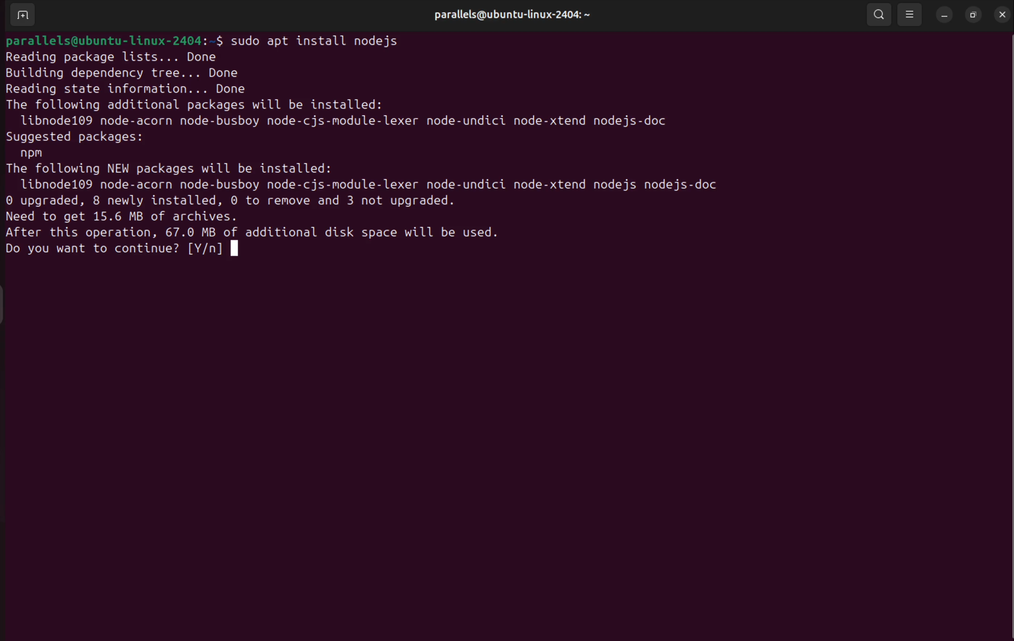 The height and width of the screenshot is (641, 1014). What do you see at coordinates (972, 15) in the screenshot?
I see `resize` at bounding box center [972, 15].